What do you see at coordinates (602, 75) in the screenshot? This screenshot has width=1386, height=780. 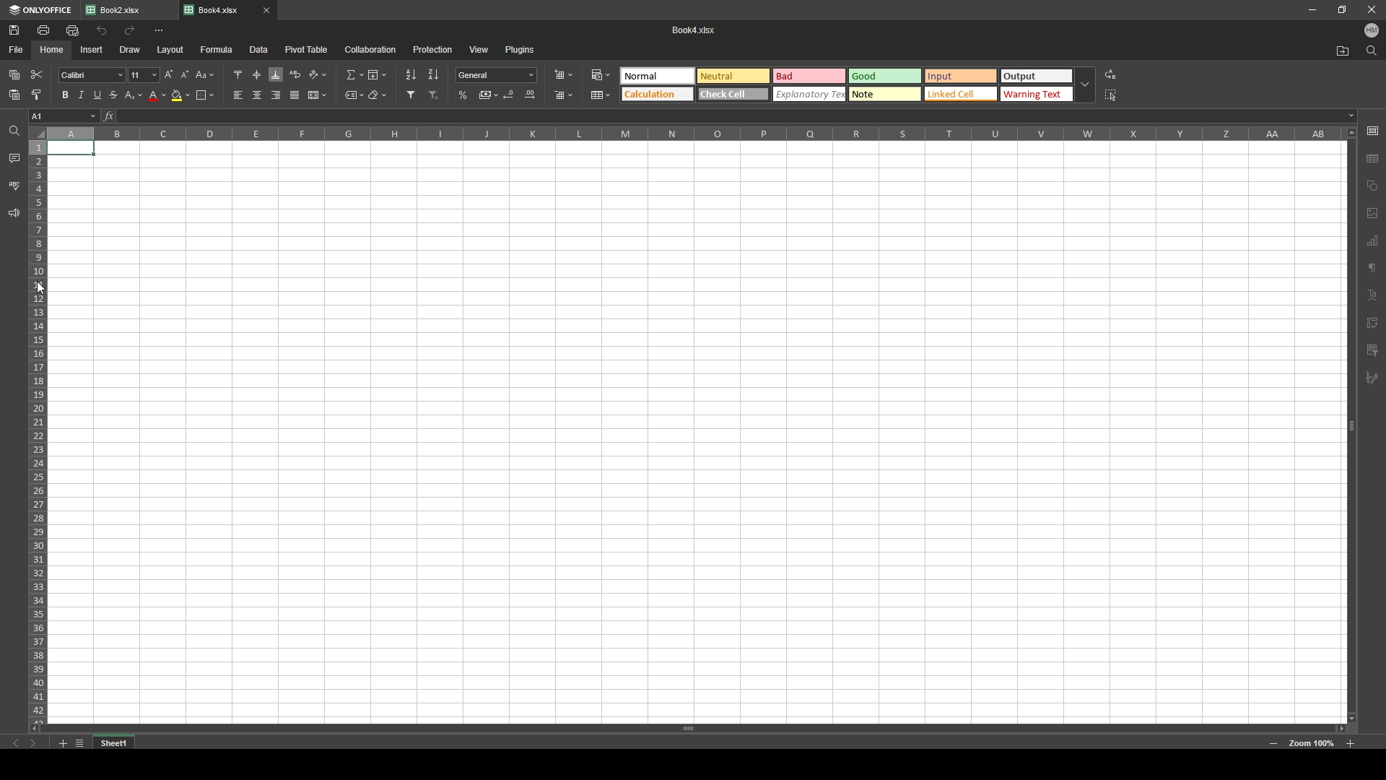 I see `conditional formatting` at bounding box center [602, 75].